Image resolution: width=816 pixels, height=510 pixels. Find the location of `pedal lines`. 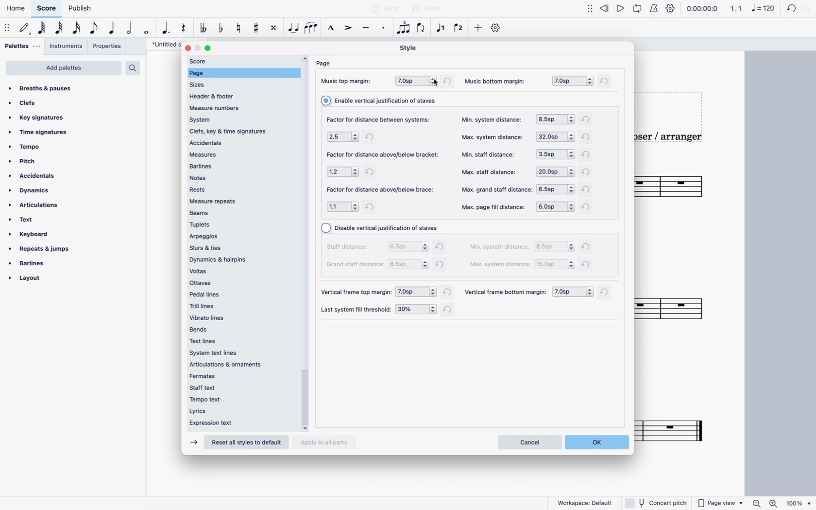

pedal lines is located at coordinates (240, 294).